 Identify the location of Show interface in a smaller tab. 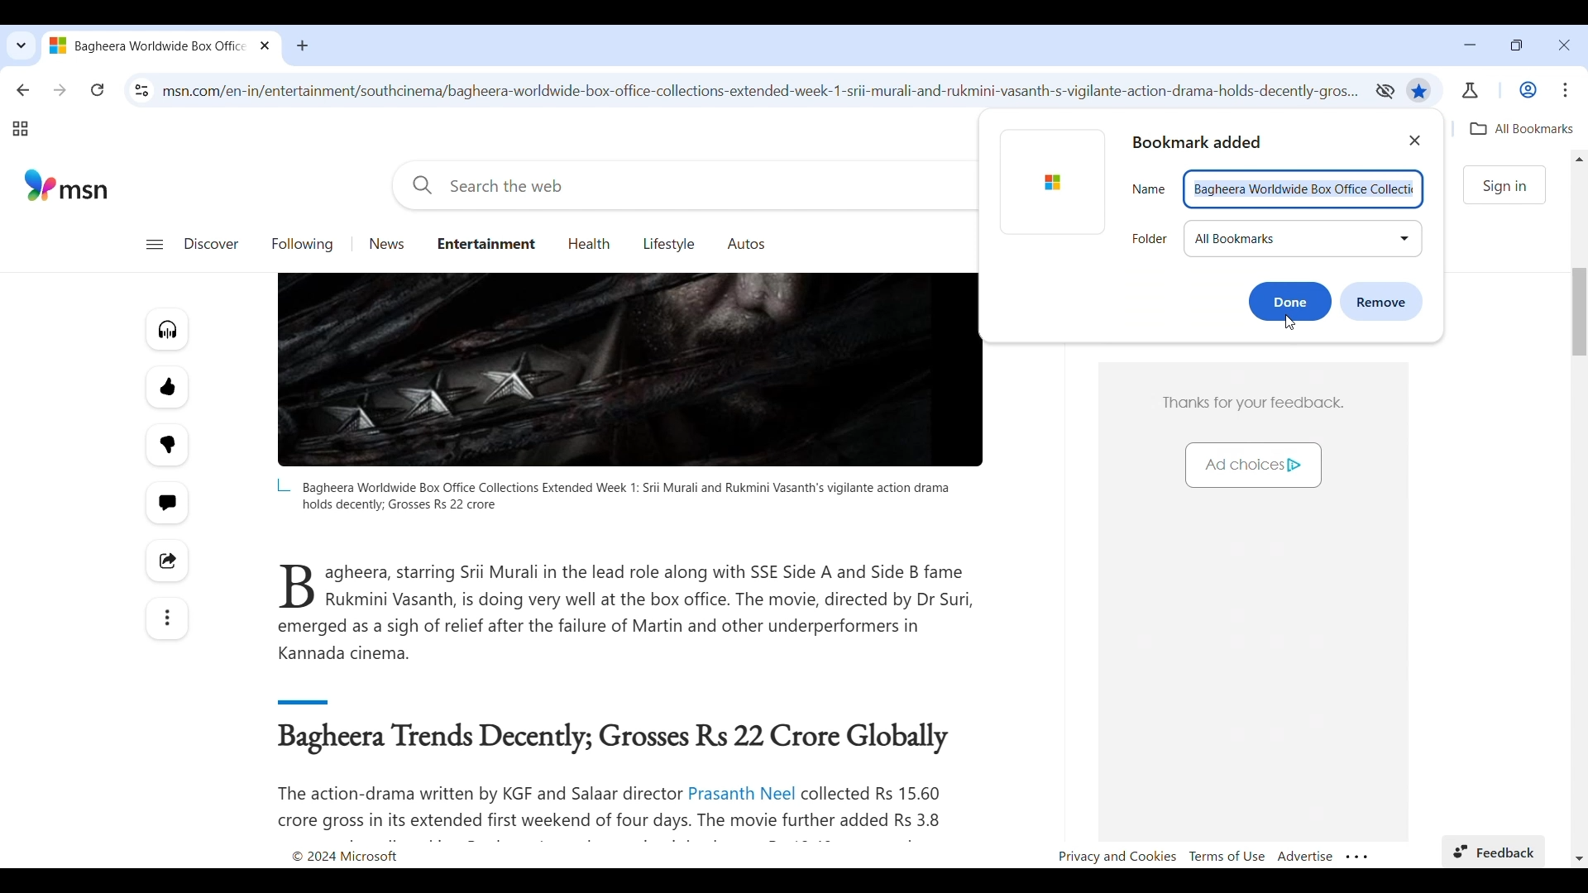
(1517, 45).